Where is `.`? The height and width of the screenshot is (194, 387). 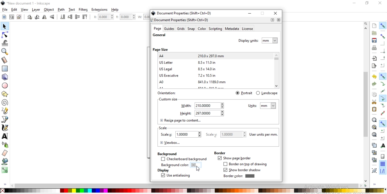
. is located at coordinates (272, 20).